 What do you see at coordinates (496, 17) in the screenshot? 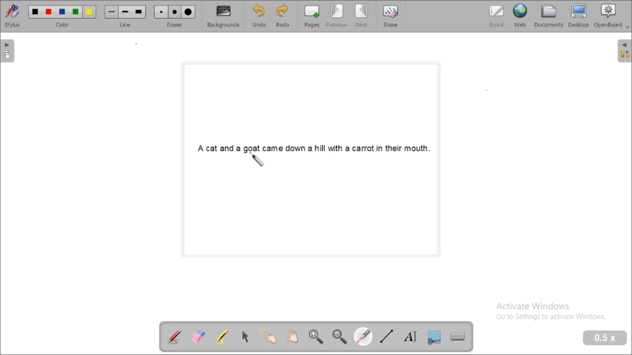
I see `board` at bounding box center [496, 17].